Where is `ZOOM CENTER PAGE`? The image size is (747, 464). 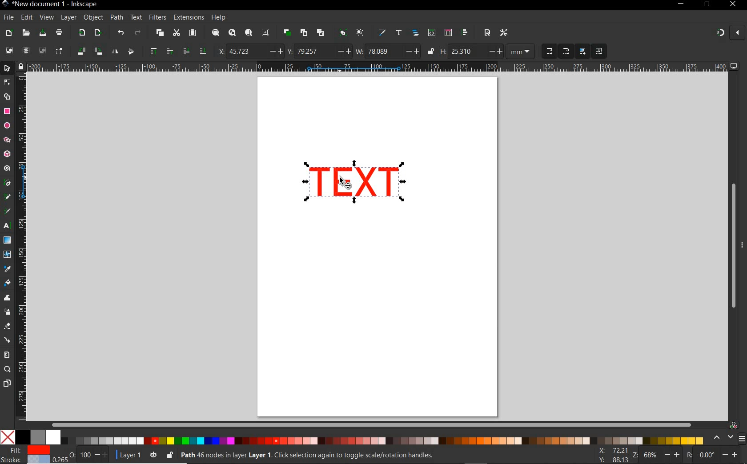
ZOOM CENTER PAGE is located at coordinates (265, 33).